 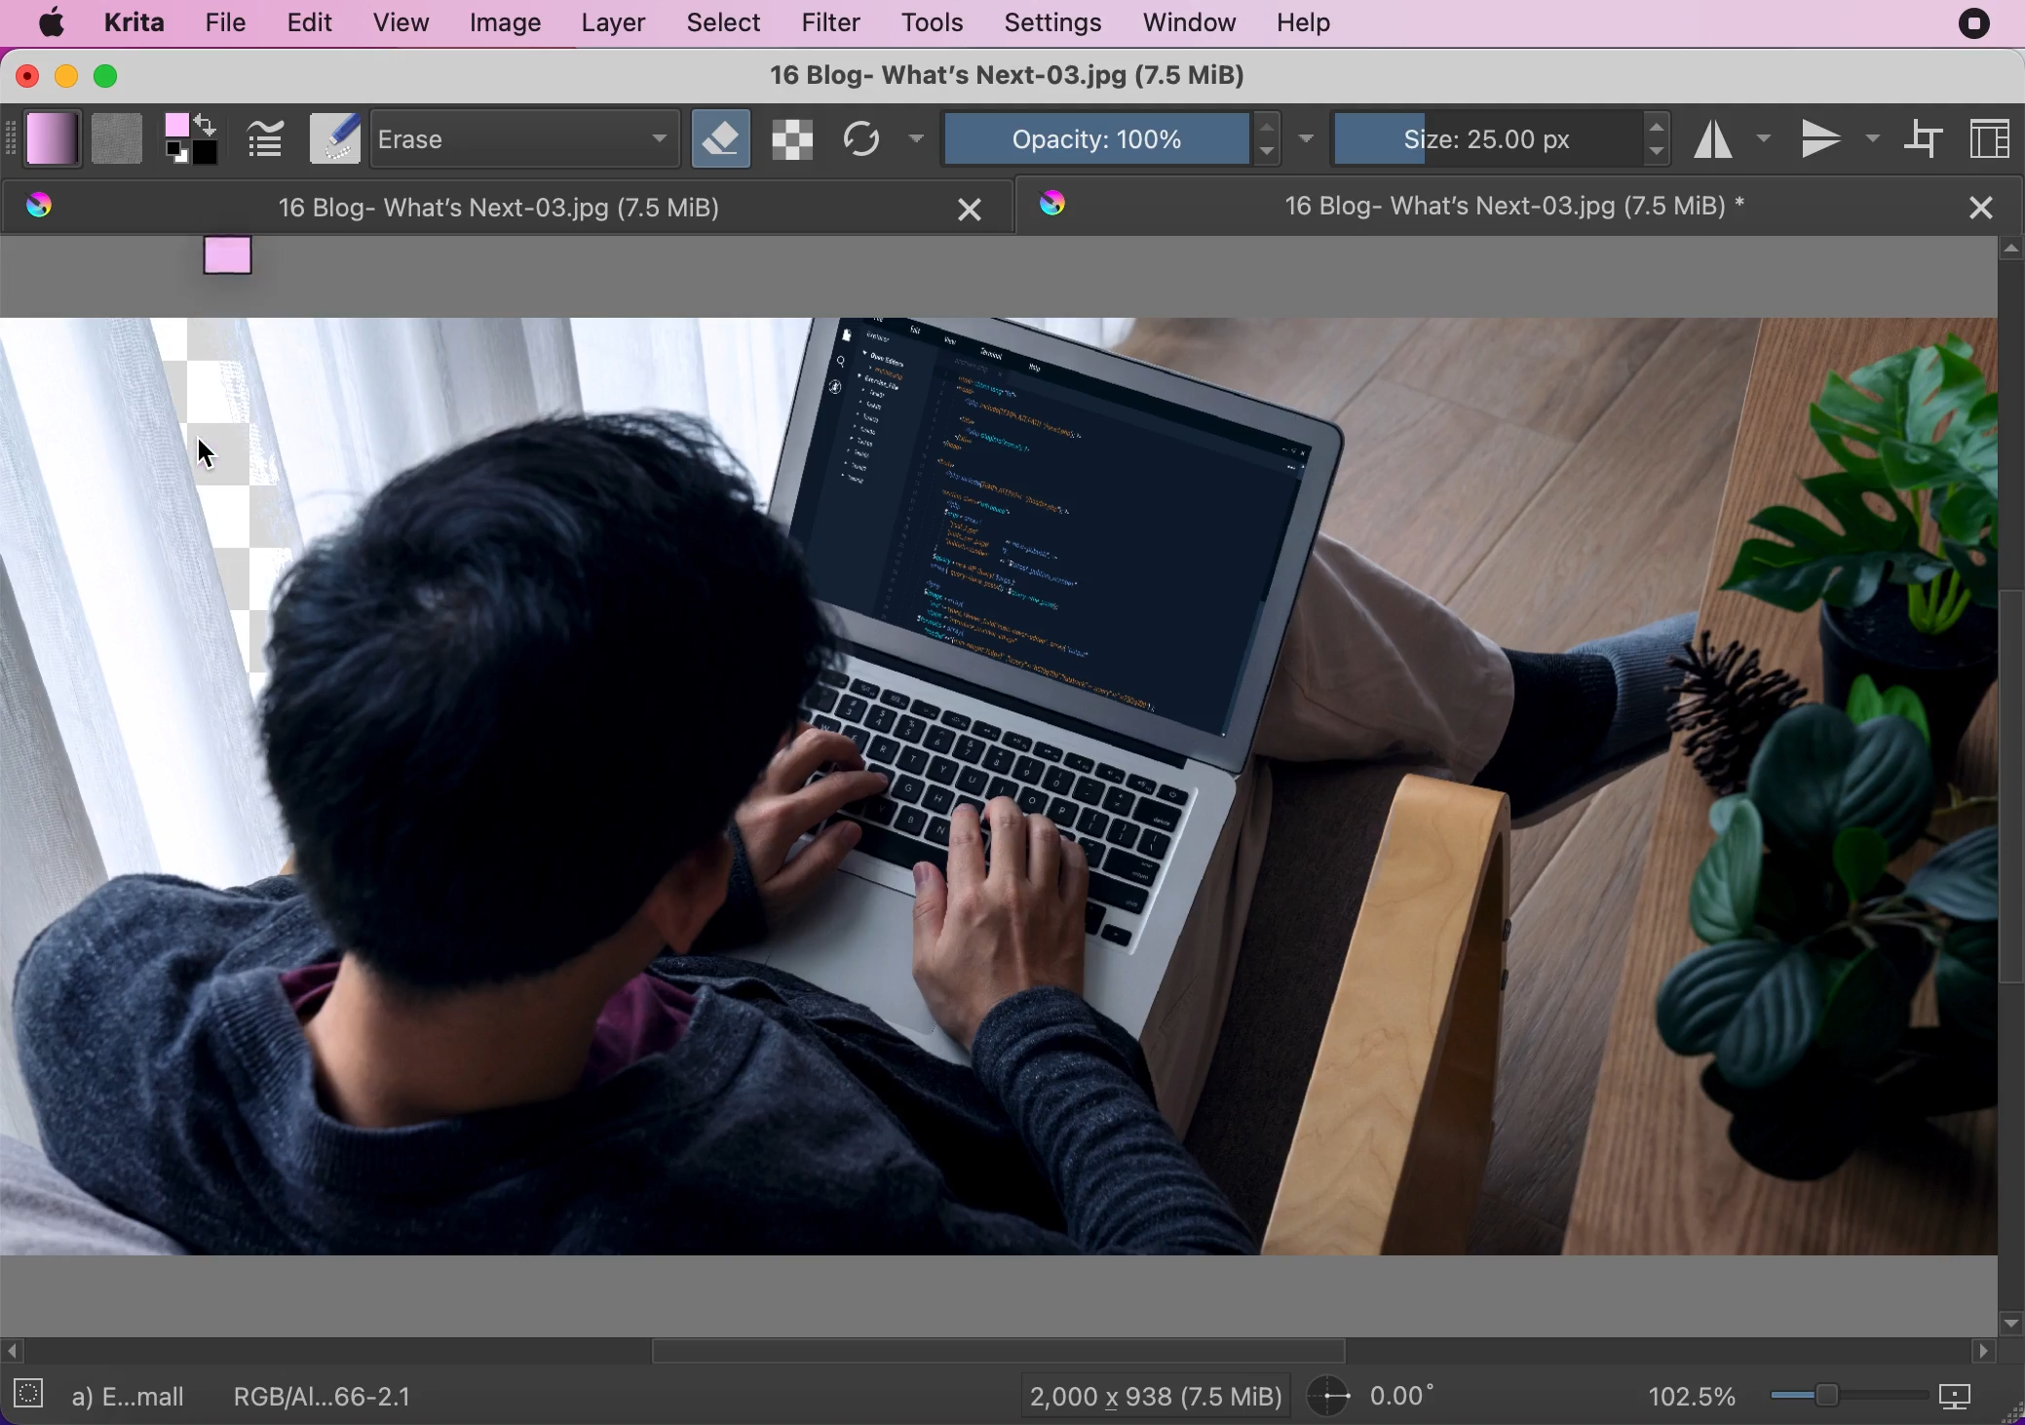 What do you see at coordinates (1003, 76) in the screenshot?
I see `16 Blog- What's Next-03.jpg (7.5 MiB)` at bounding box center [1003, 76].